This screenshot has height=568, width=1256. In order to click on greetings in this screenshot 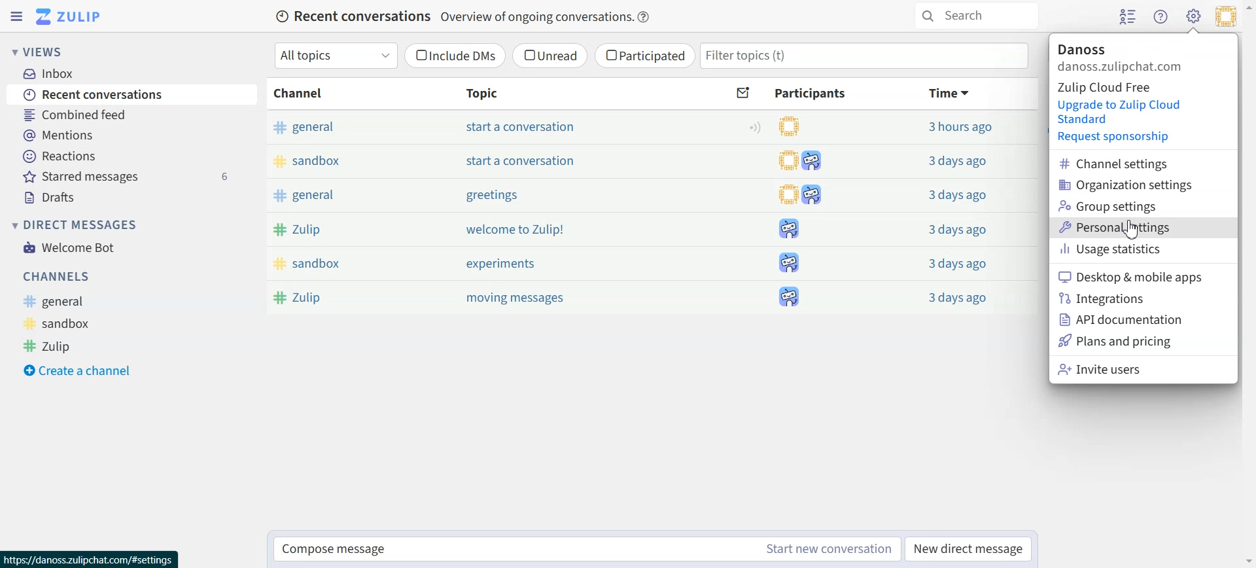, I will do `click(494, 196)`.